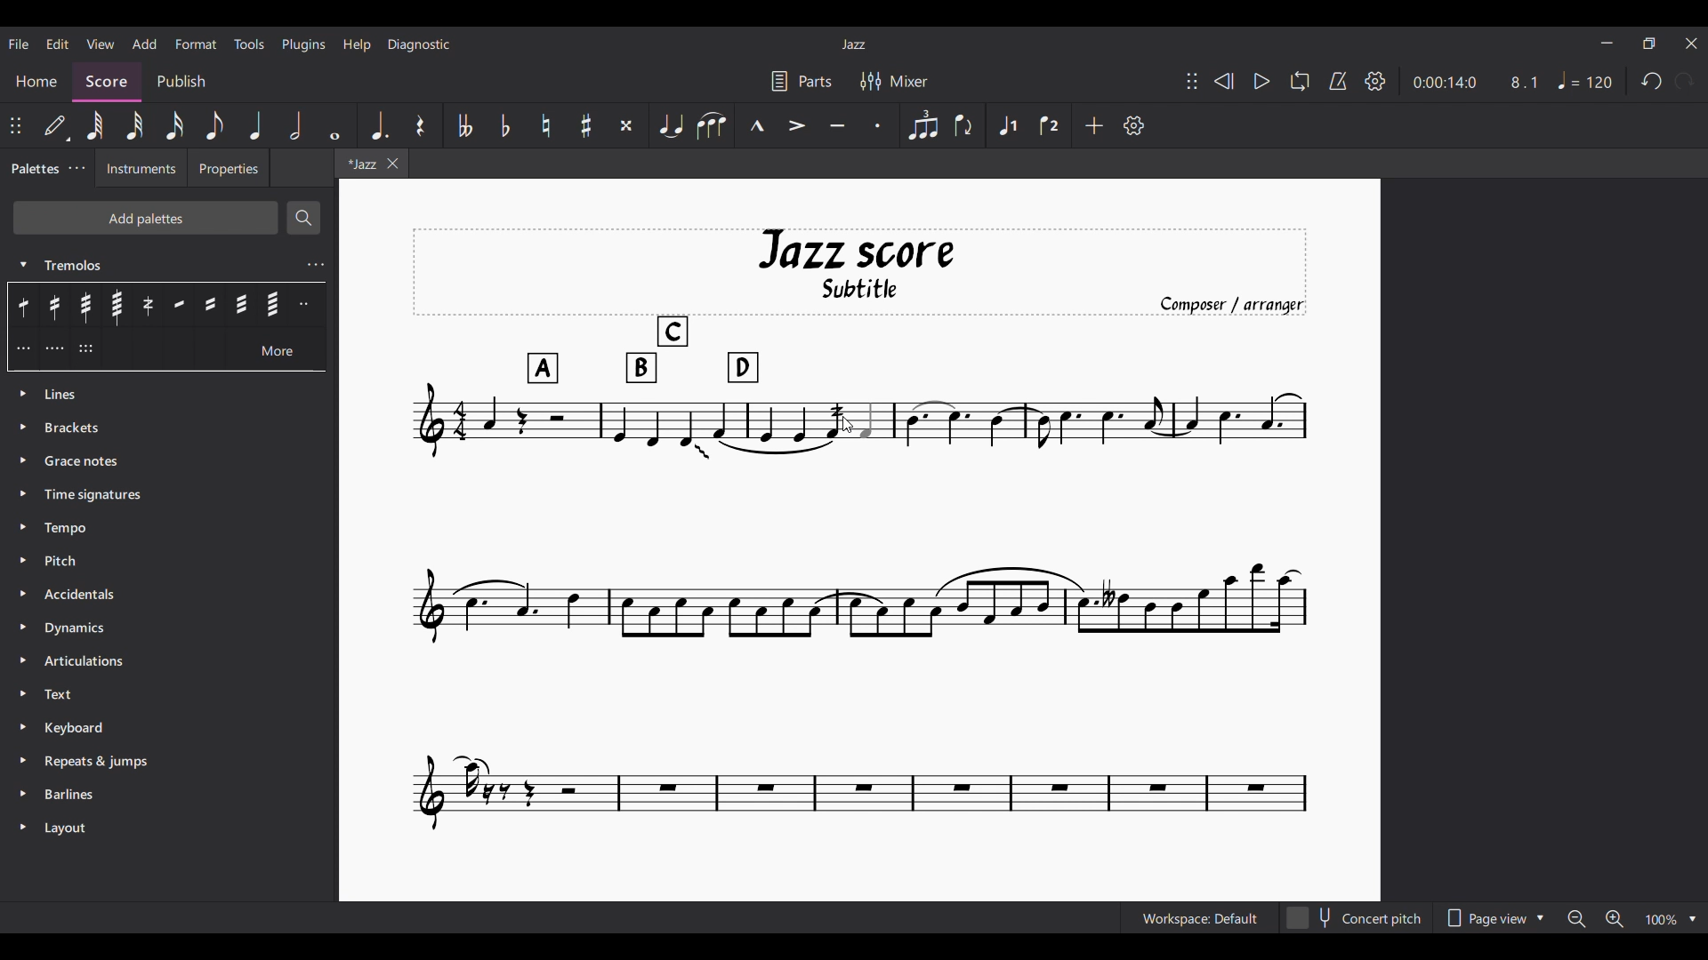  What do you see at coordinates (173, 125) in the screenshot?
I see `16th note` at bounding box center [173, 125].